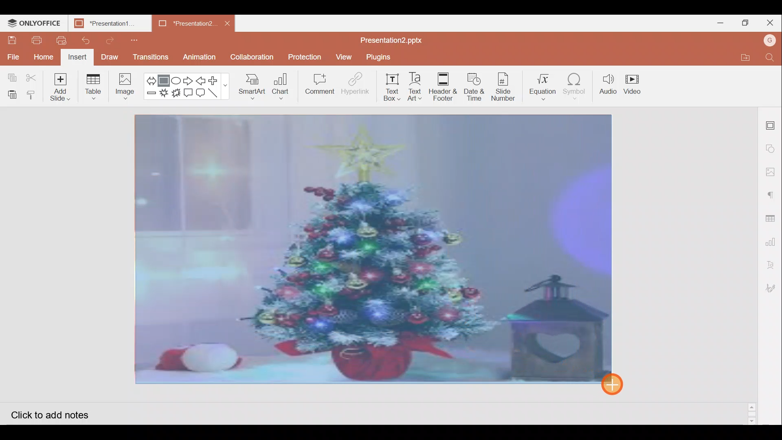 The image size is (782, 440). What do you see at coordinates (107, 22) in the screenshot?
I see `Presentation1.` at bounding box center [107, 22].